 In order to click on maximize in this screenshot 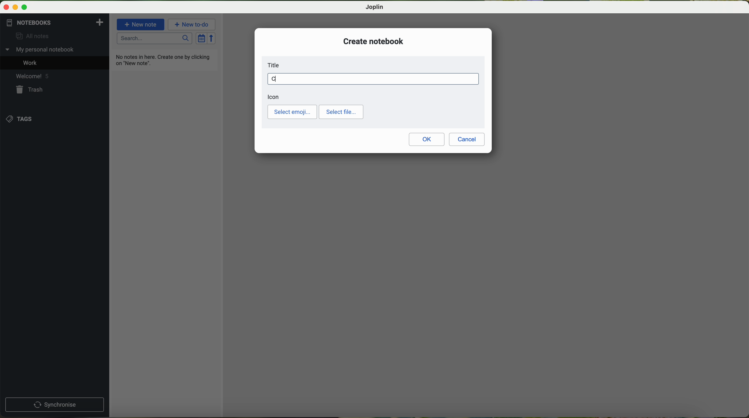, I will do `click(24, 8)`.